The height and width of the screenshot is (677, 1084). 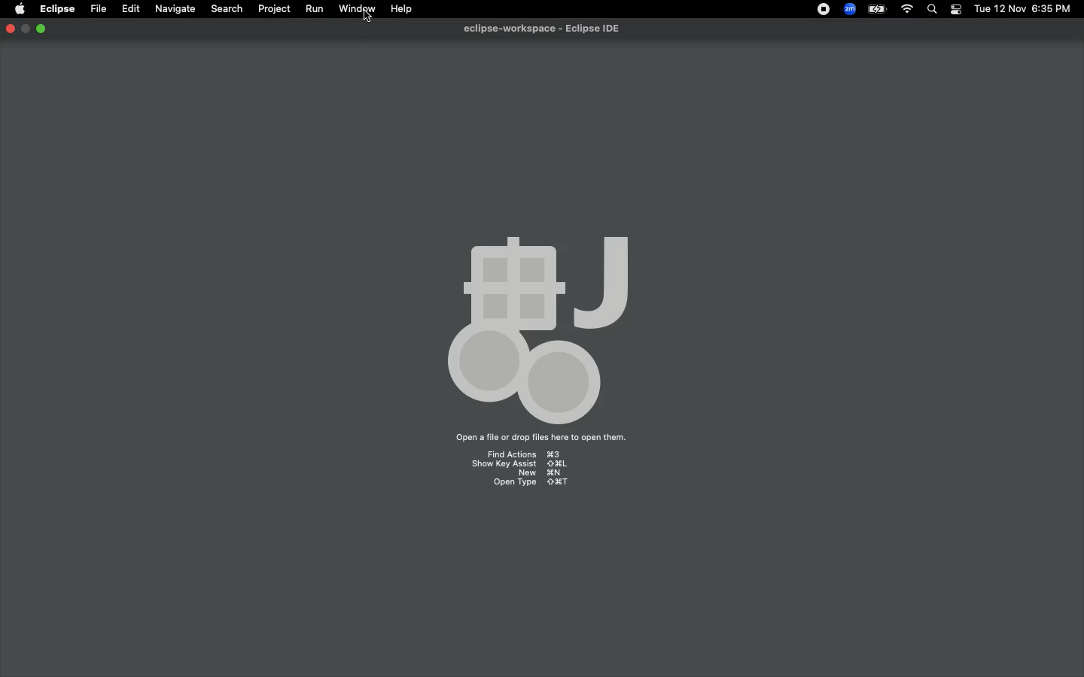 I want to click on Recording, so click(x=824, y=11).